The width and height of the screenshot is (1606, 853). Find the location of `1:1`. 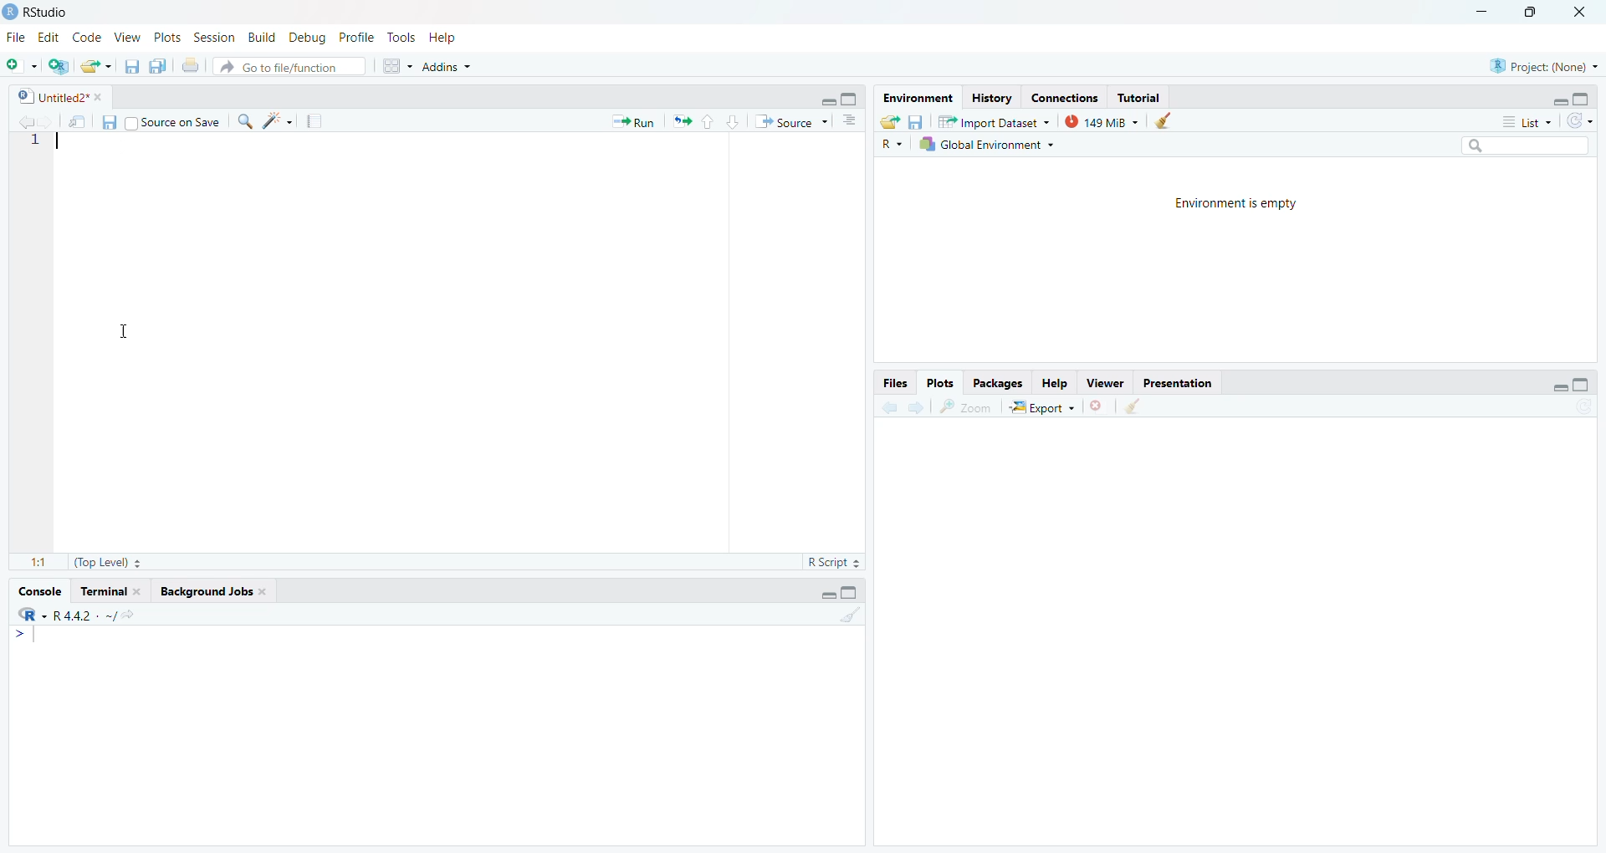

1:1 is located at coordinates (30, 559).